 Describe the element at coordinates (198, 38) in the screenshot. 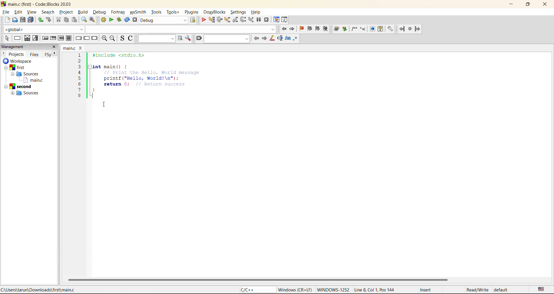

I see `clear` at that location.